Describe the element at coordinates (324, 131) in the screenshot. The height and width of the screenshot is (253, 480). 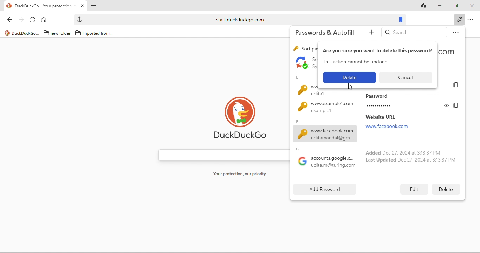
I see `www.facebook.com` at that location.